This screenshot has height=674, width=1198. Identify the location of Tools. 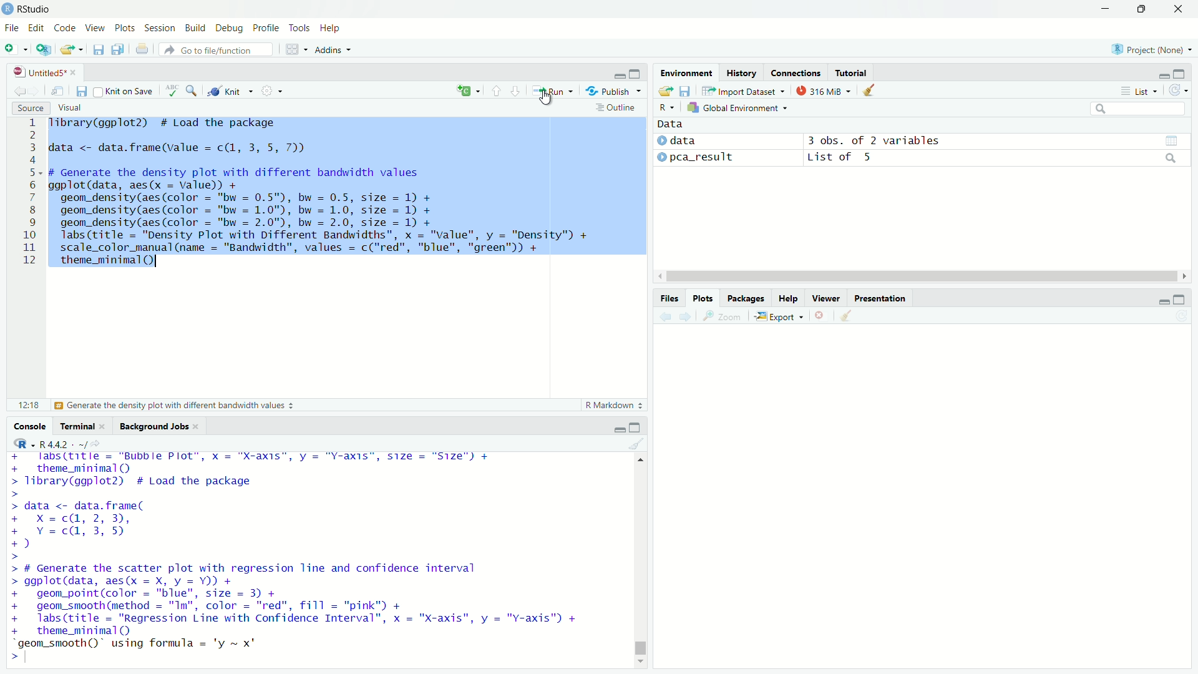
(299, 27).